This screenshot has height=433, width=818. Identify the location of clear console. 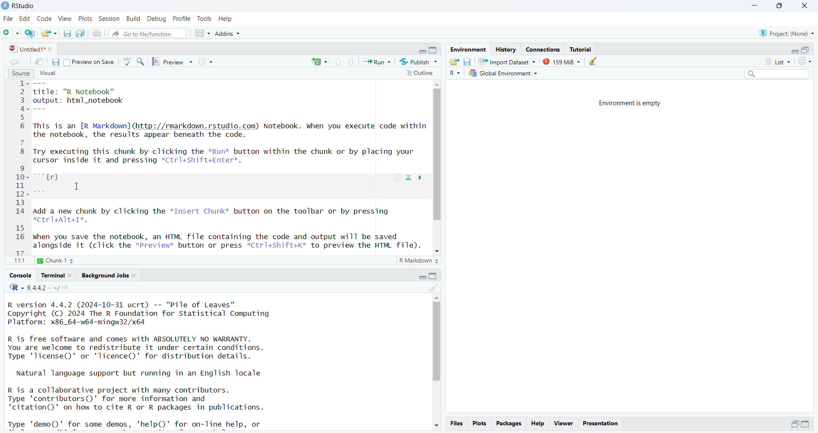
(434, 286).